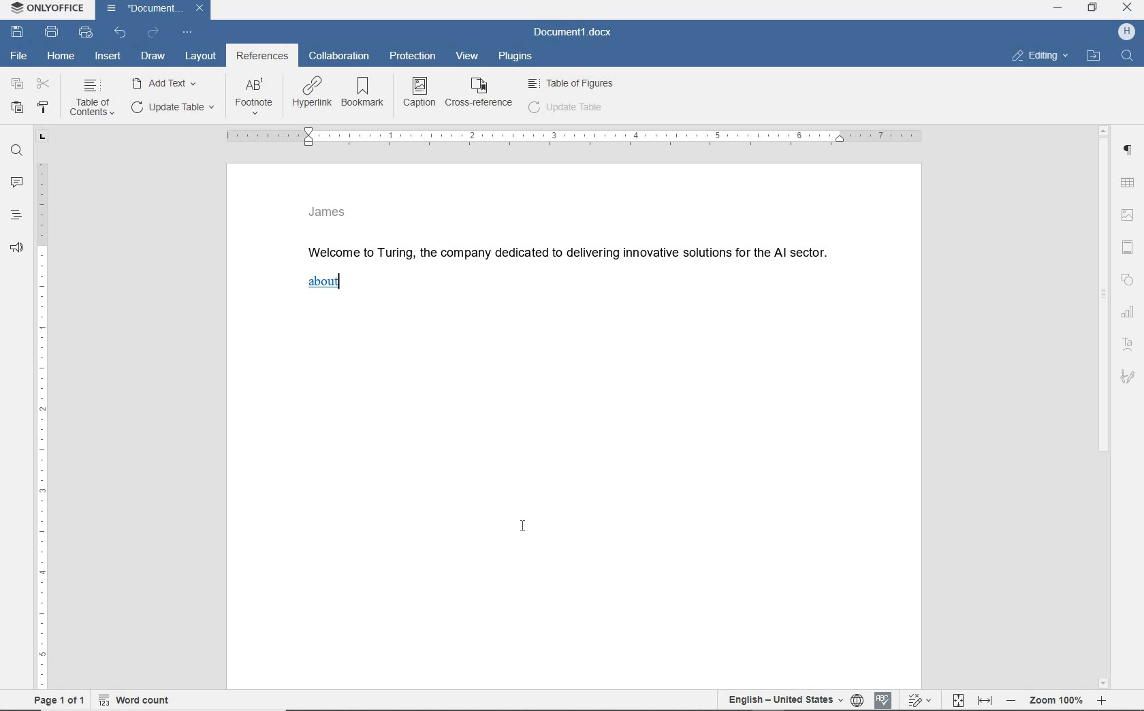 Image resolution: width=1144 pixels, height=711 pixels. Describe the element at coordinates (254, 99) in the screenshot. I see `FOOTNOTE` at that location.